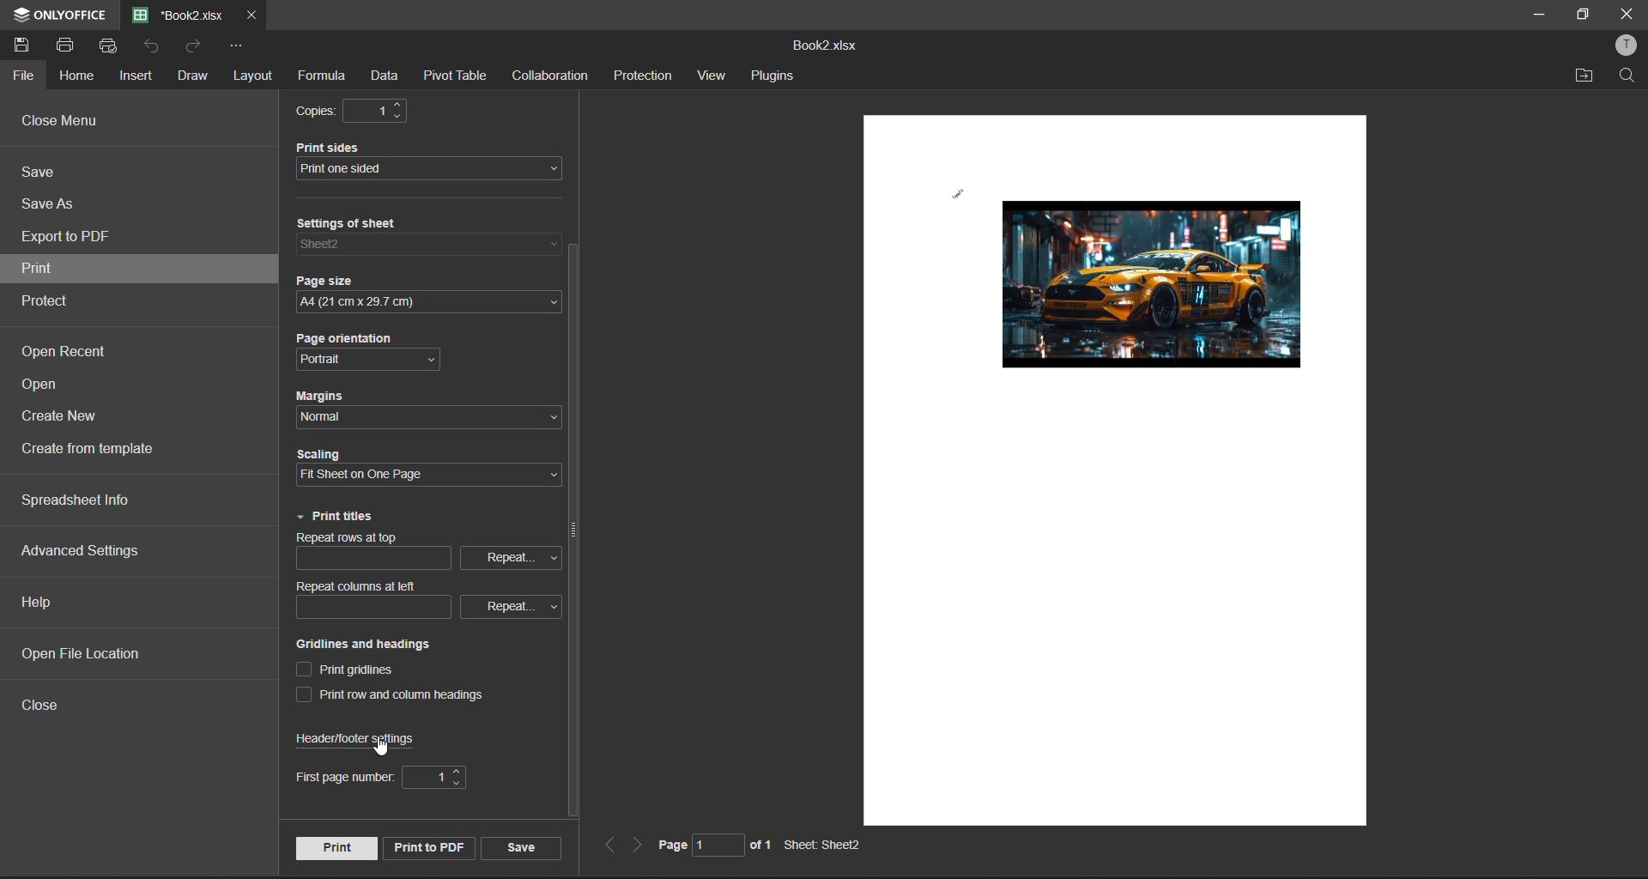  What do you see at coordinates (415, 555) in the screenshot?
I see `repeat columns at top` at bounding box center [415, 555].